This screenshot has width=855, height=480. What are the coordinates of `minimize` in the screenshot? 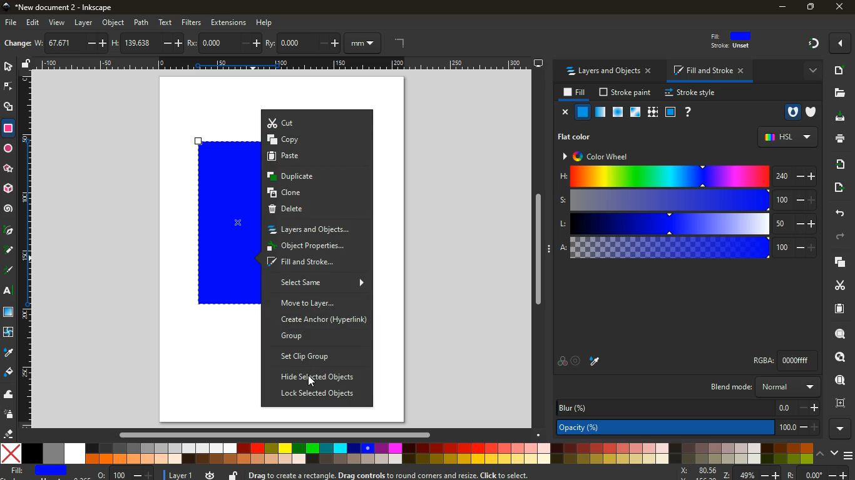 It's located at (781, 7).